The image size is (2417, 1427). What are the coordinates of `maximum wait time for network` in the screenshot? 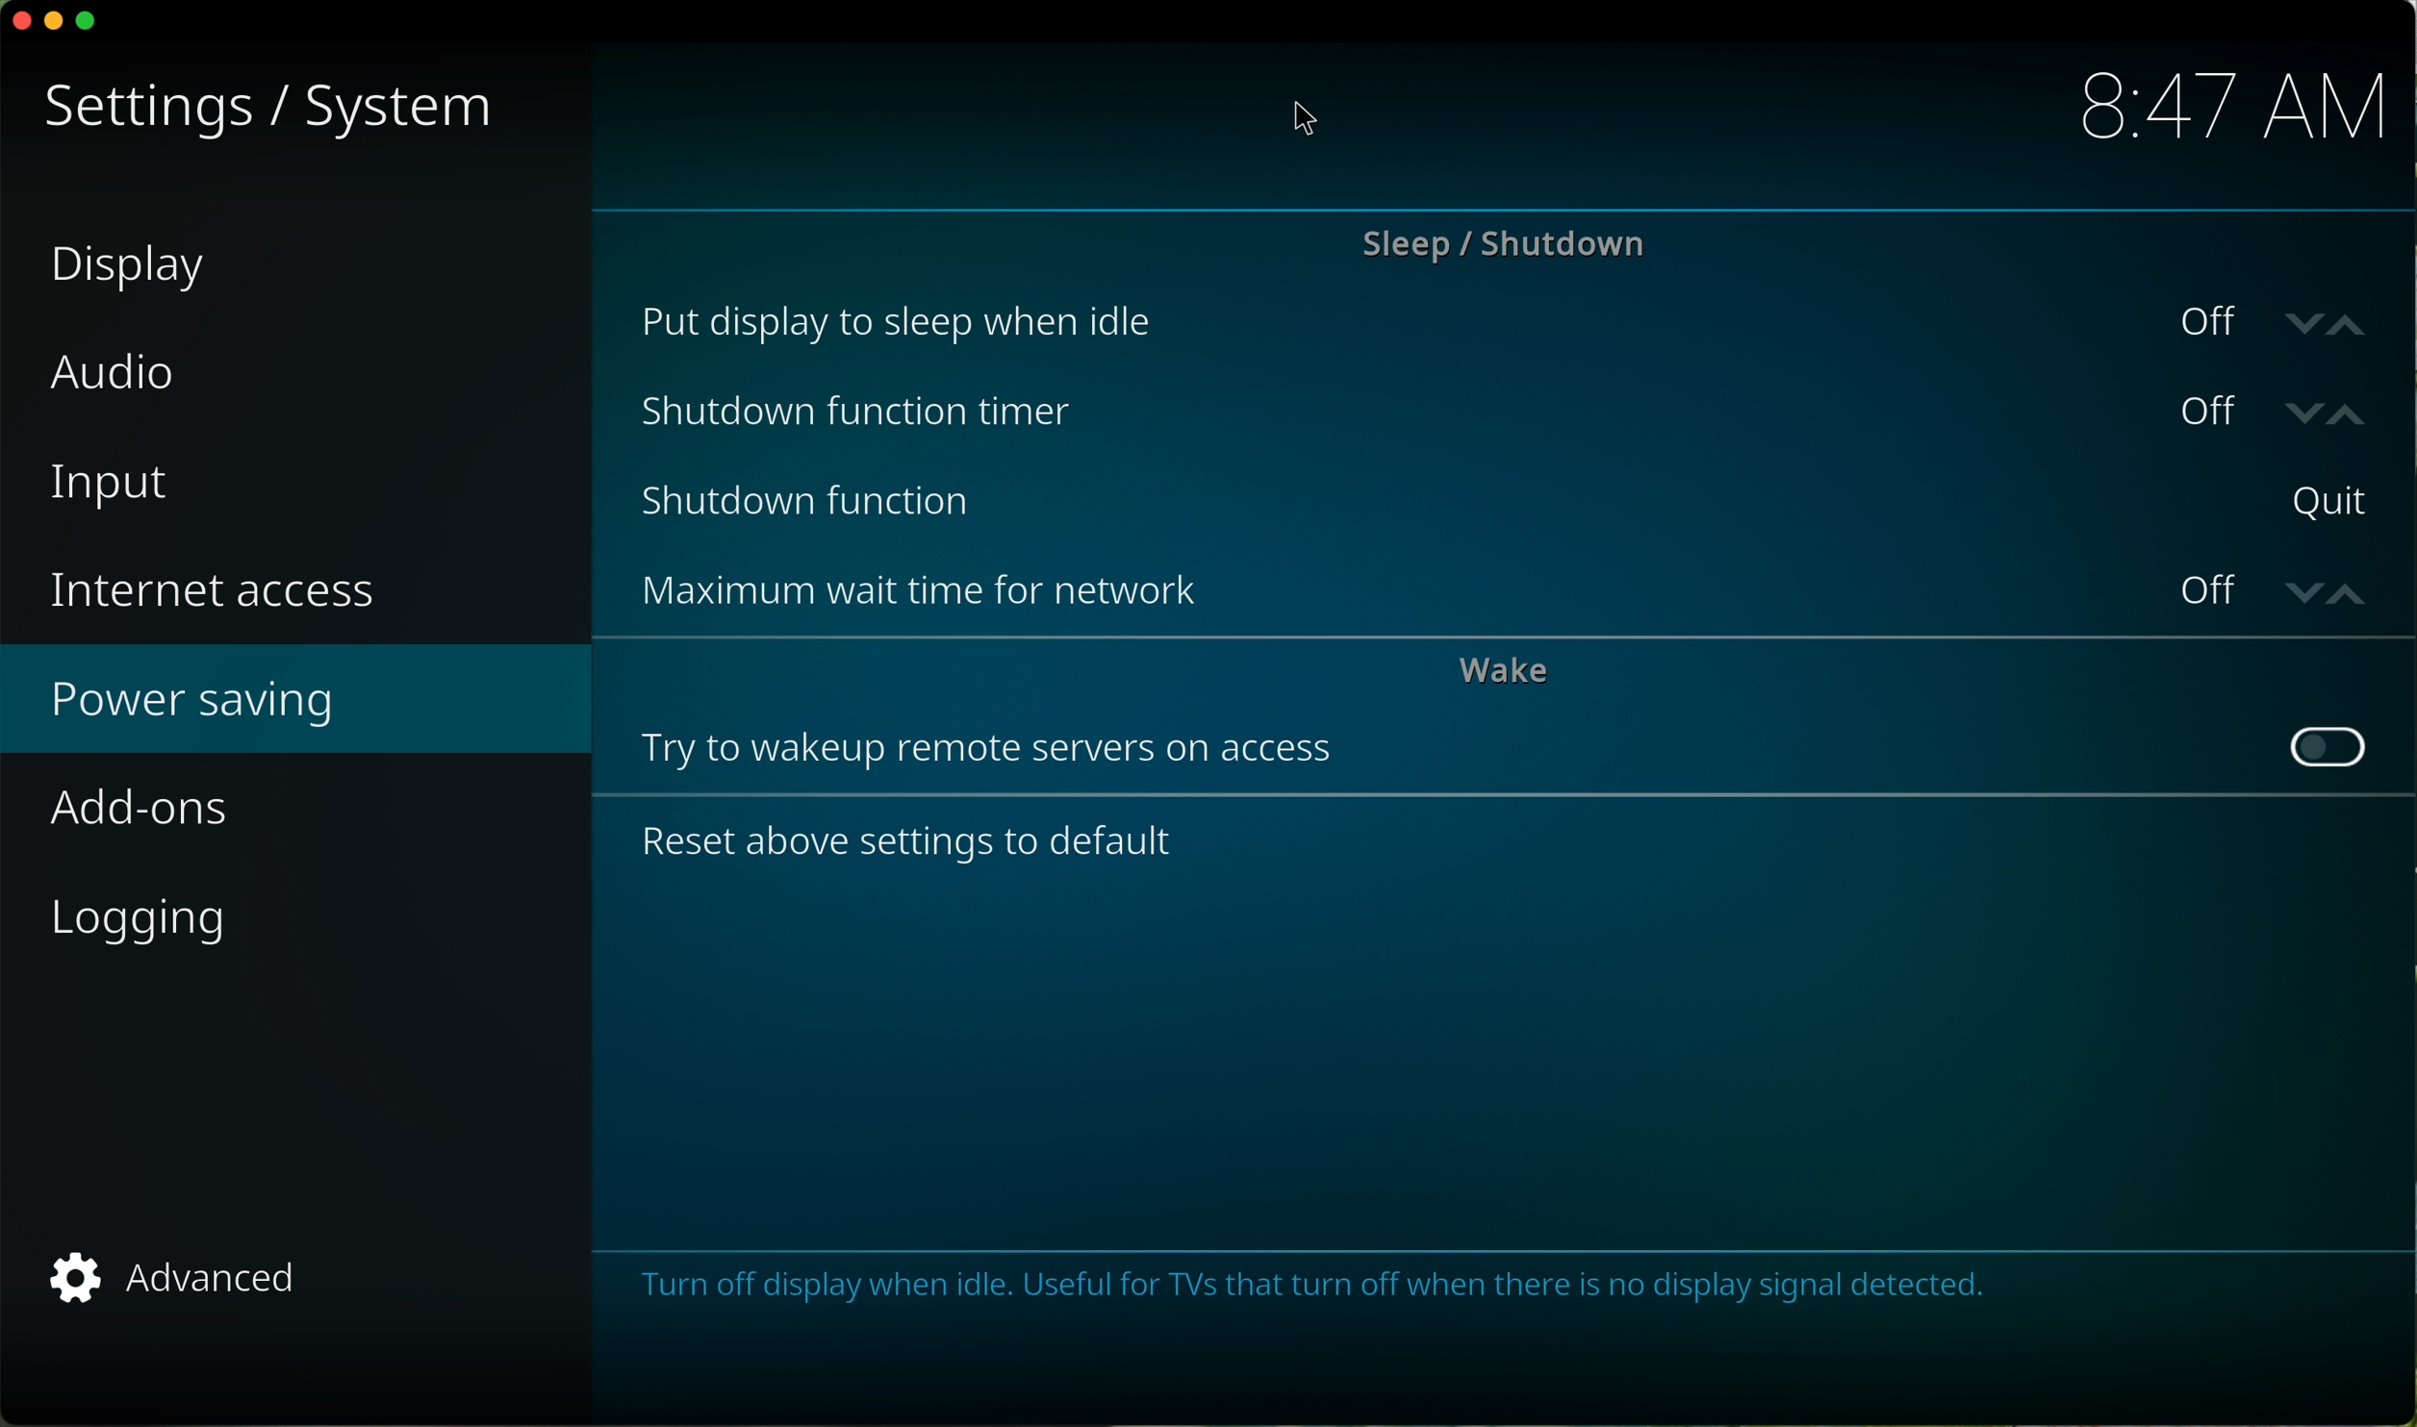 It's located at (929, 588).